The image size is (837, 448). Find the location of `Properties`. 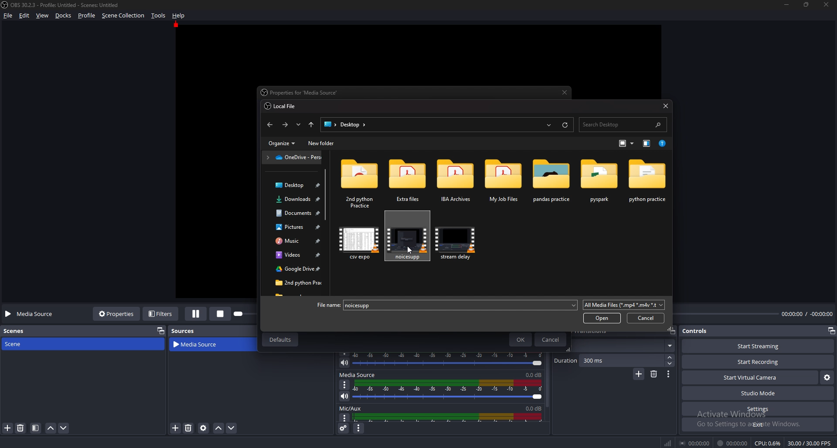

Properties is located at coordinates (116, 313).